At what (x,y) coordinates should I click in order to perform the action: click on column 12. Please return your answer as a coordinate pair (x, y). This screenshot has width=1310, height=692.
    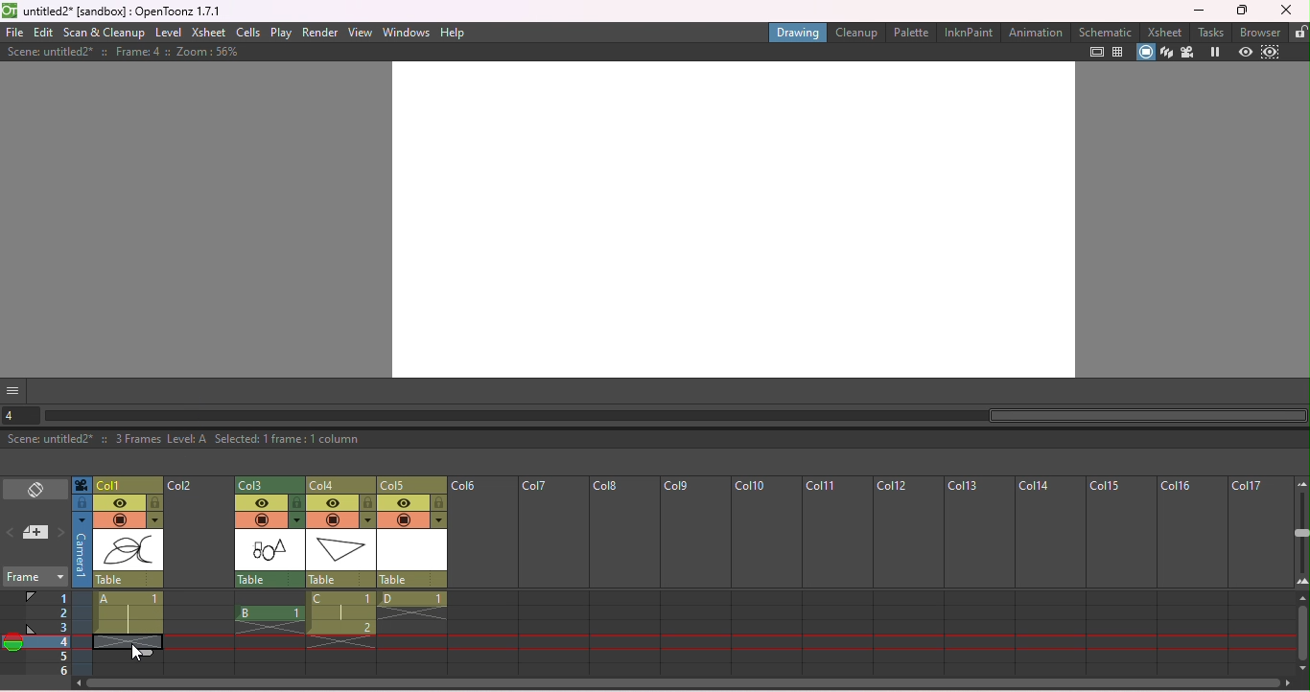
    Looking at the image, I should click on (906, 576).